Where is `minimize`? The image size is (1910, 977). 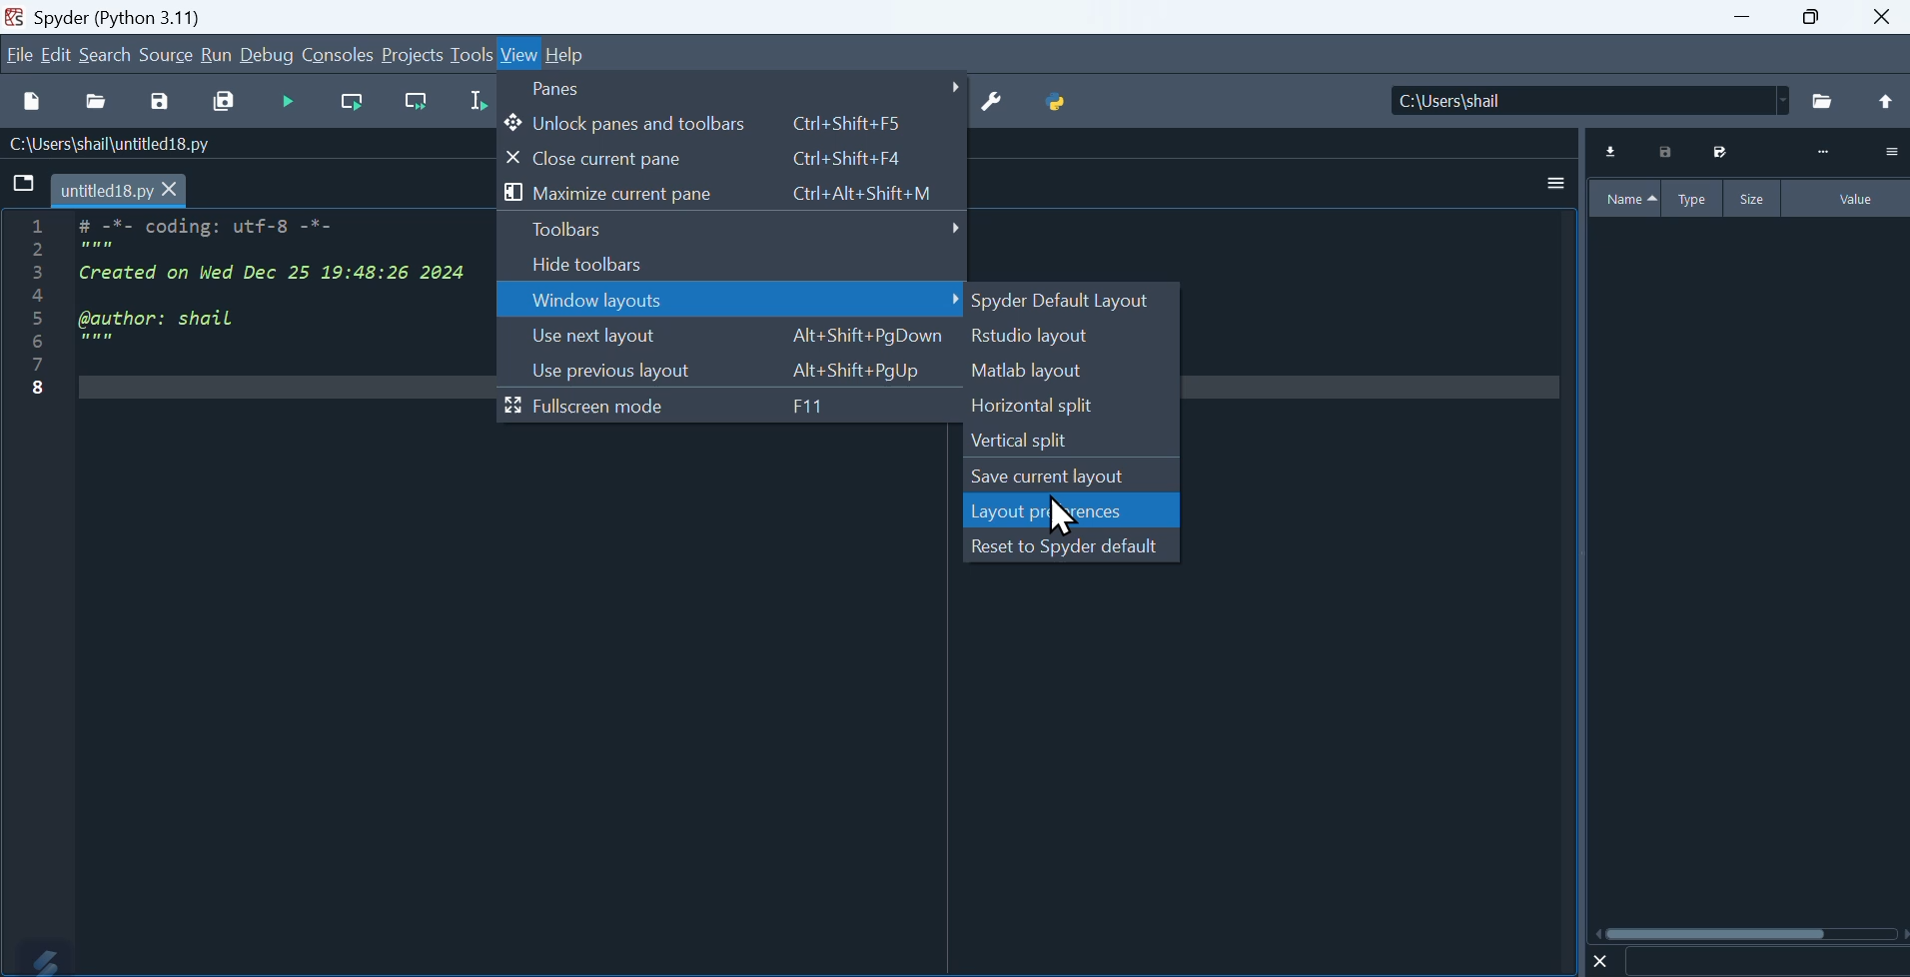 minimize is located at coordinates (1738, 17).